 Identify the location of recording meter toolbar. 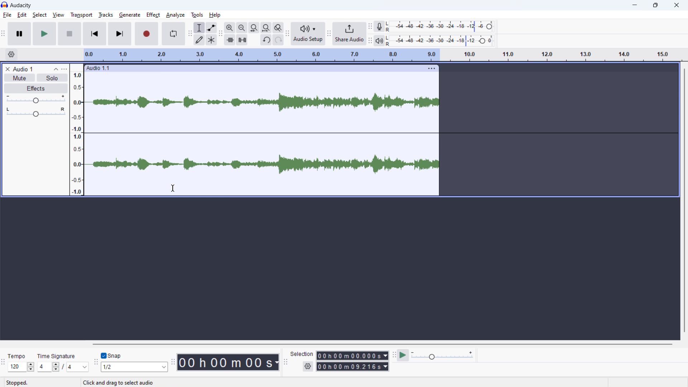
(370, 26).